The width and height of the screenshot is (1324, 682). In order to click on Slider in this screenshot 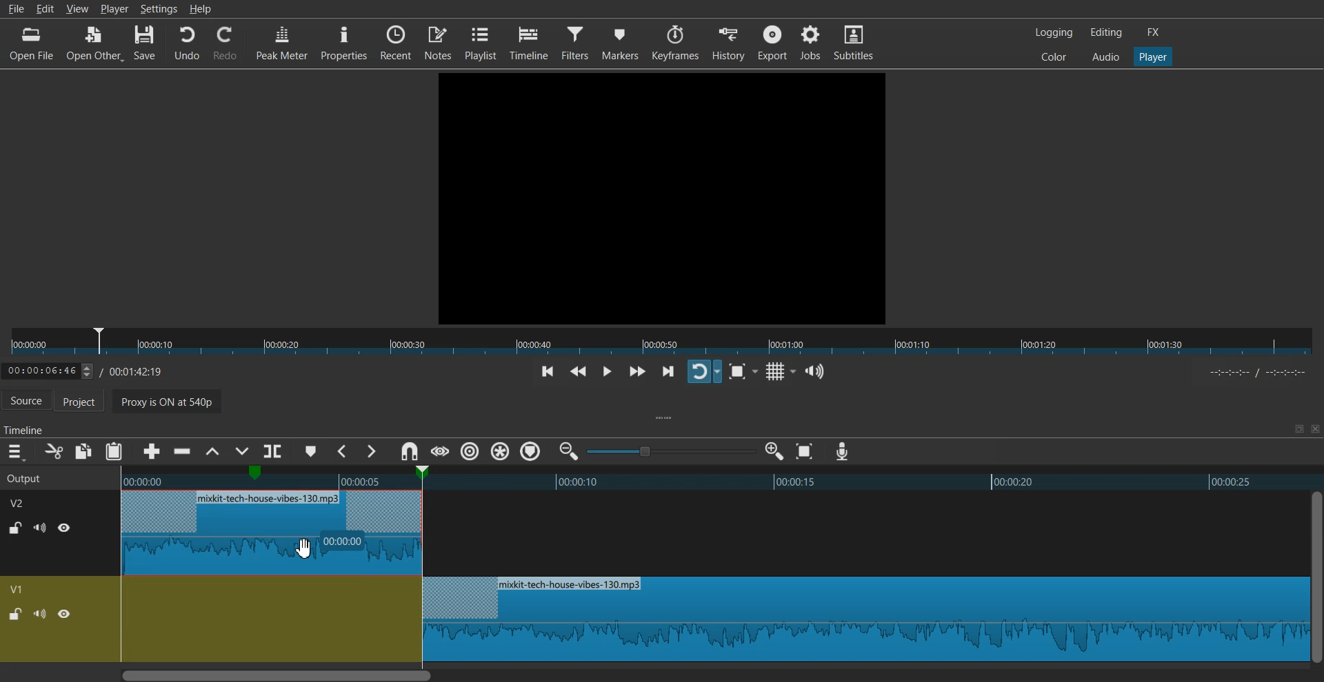, I will do `click(662, 342)`.